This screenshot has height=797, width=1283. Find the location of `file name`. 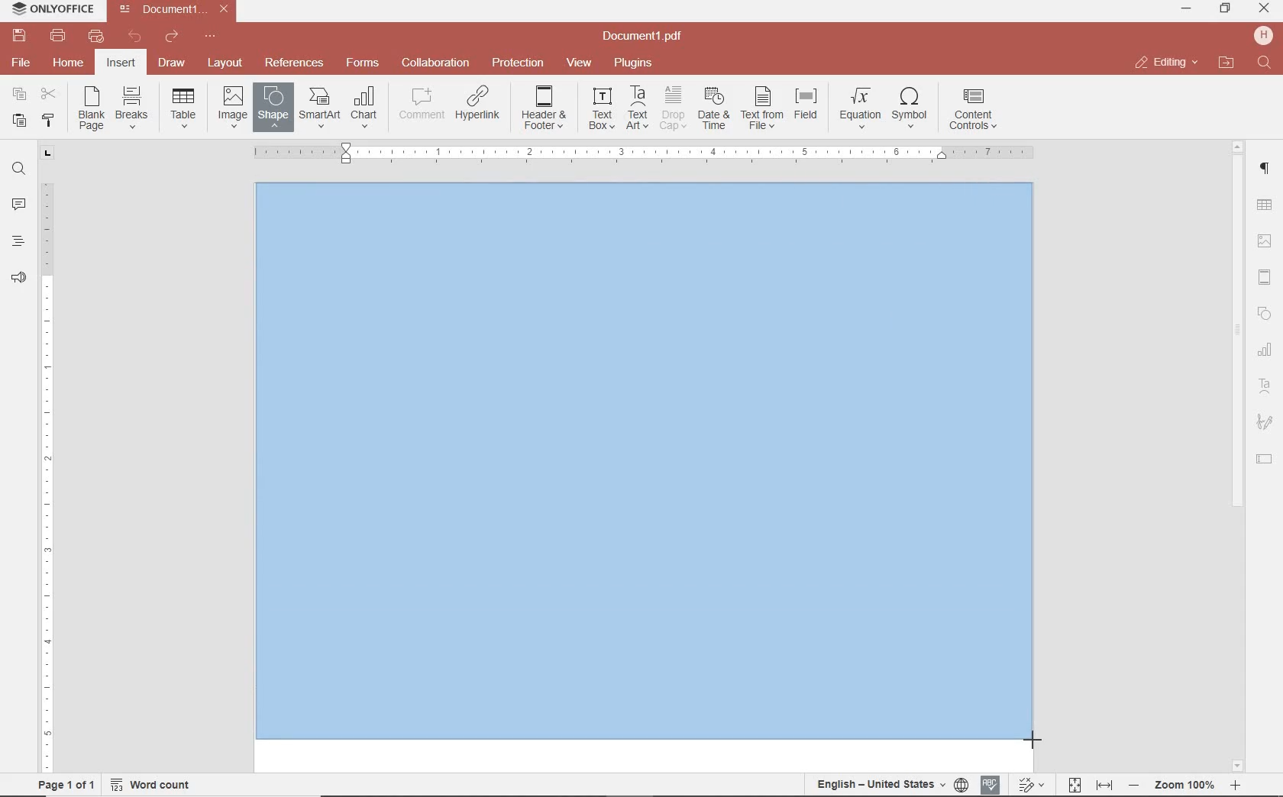

file name is located at coordinates (647, 37).